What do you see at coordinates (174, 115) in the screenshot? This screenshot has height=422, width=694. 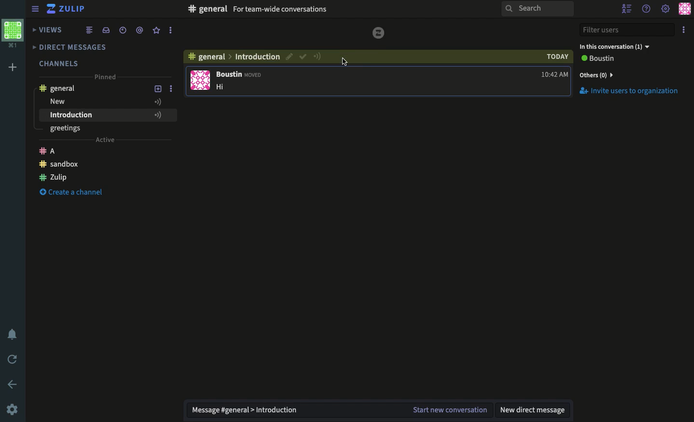 I see `More Options` at bounding box center [174, 115].